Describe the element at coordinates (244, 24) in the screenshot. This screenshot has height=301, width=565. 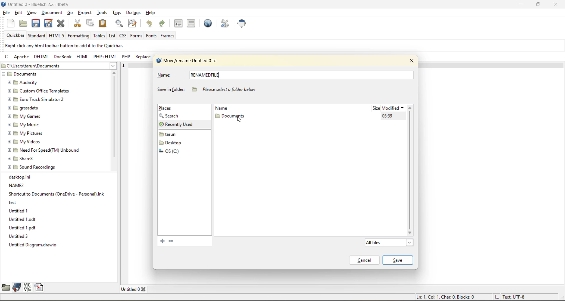
I see `full screen` at that location.